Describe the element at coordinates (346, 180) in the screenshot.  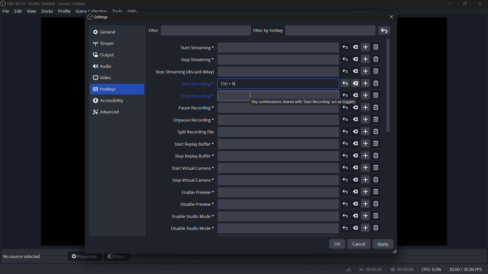
I see `undo` at that location.